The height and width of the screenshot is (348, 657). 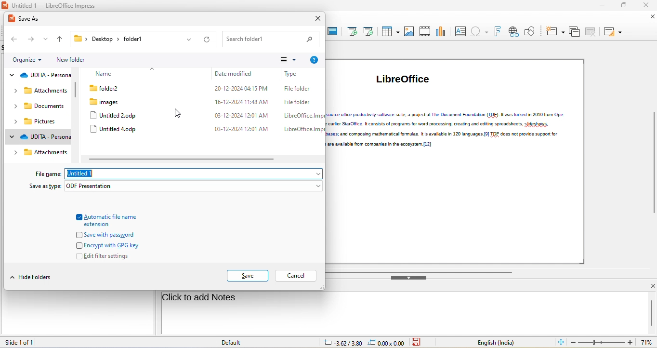 What do you see at coordinates (626, 6) in the screenshot?
I see `maximize` at bounding box center [626, 6].